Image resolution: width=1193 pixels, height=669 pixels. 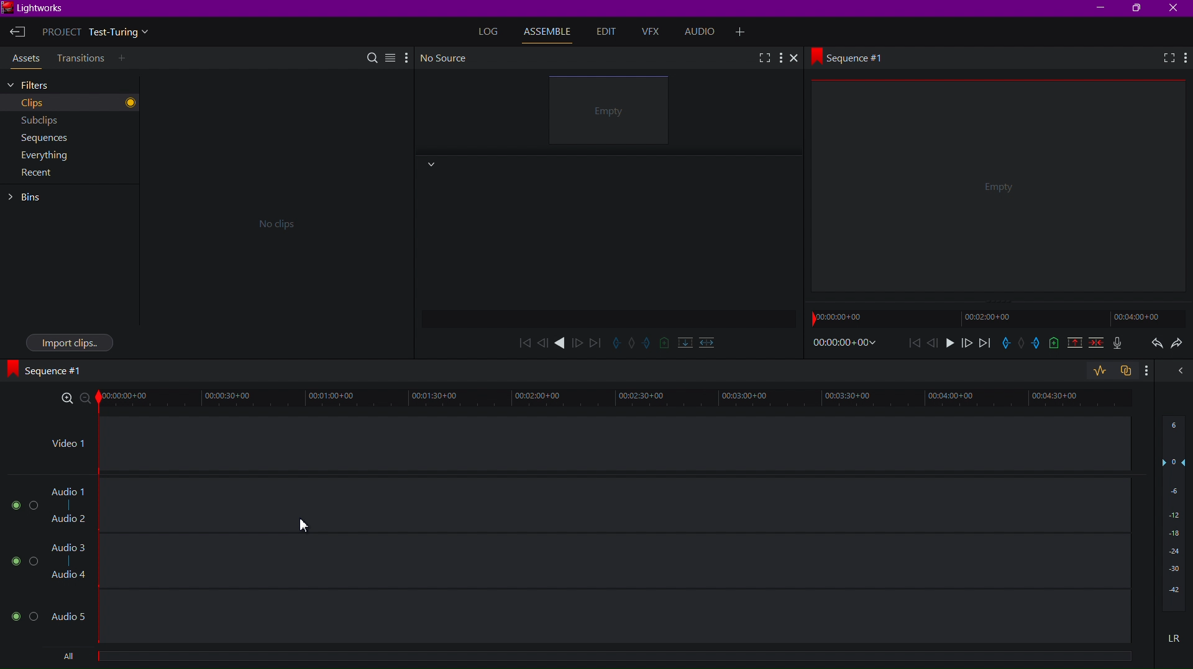 What do you see at coordinates (273, 222) in the screenshot?
I see `No clips` at bounding box center [273, 222].